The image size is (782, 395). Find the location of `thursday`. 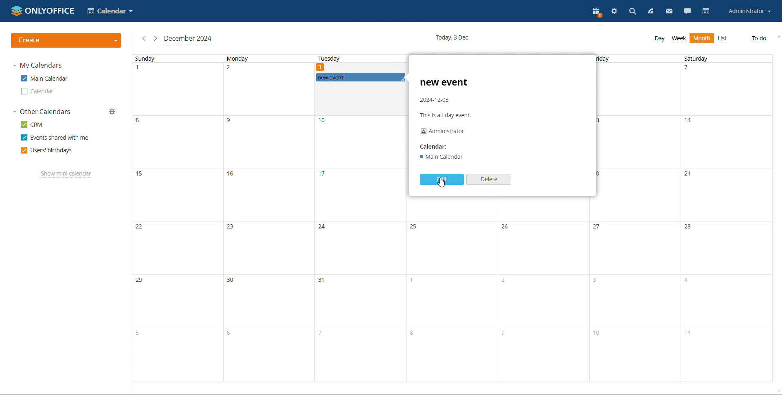

thursday is located at coordinates (542, 294).